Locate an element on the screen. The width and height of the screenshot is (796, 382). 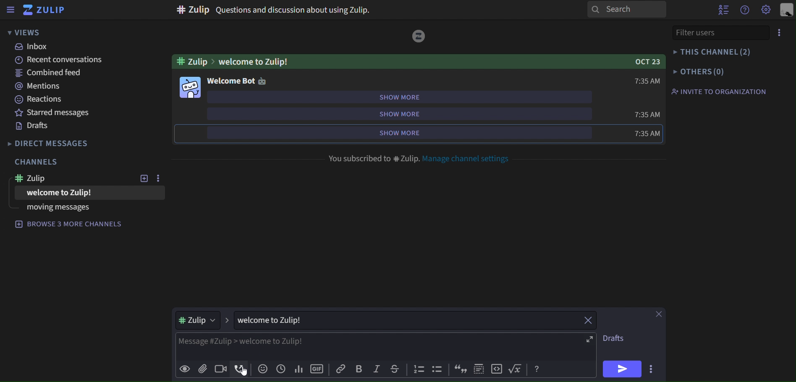
#Zulip Questions and discussion about using Zulip. is located at coordinates (275, 10).